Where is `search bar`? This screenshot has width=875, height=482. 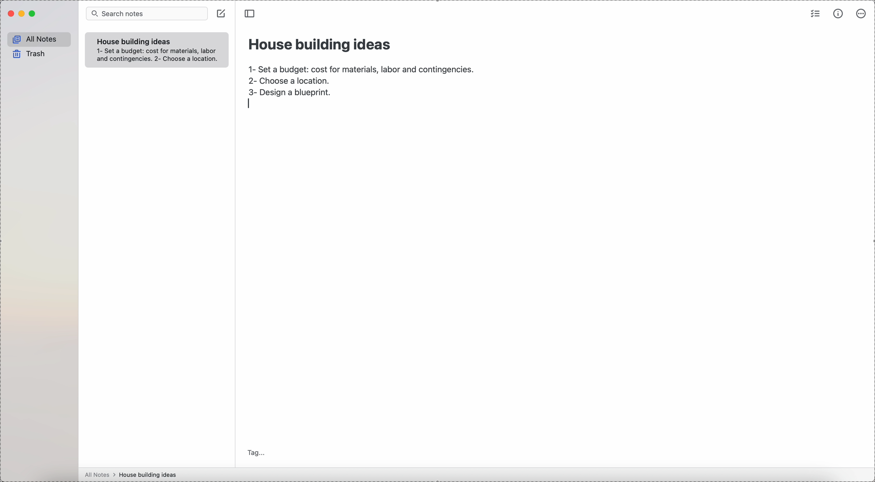 search bar is located at coordinates (146, 14).